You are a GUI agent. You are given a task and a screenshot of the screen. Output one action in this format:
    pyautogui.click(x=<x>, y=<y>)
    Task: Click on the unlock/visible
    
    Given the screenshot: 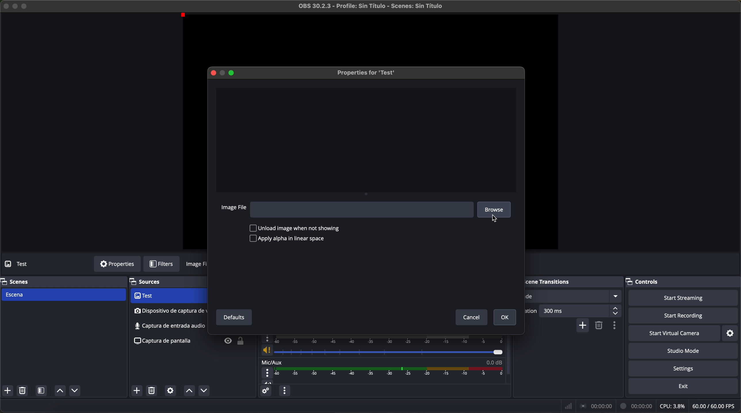 What is the action you would take?
    pyautogui.click(x=232, y=342)
    